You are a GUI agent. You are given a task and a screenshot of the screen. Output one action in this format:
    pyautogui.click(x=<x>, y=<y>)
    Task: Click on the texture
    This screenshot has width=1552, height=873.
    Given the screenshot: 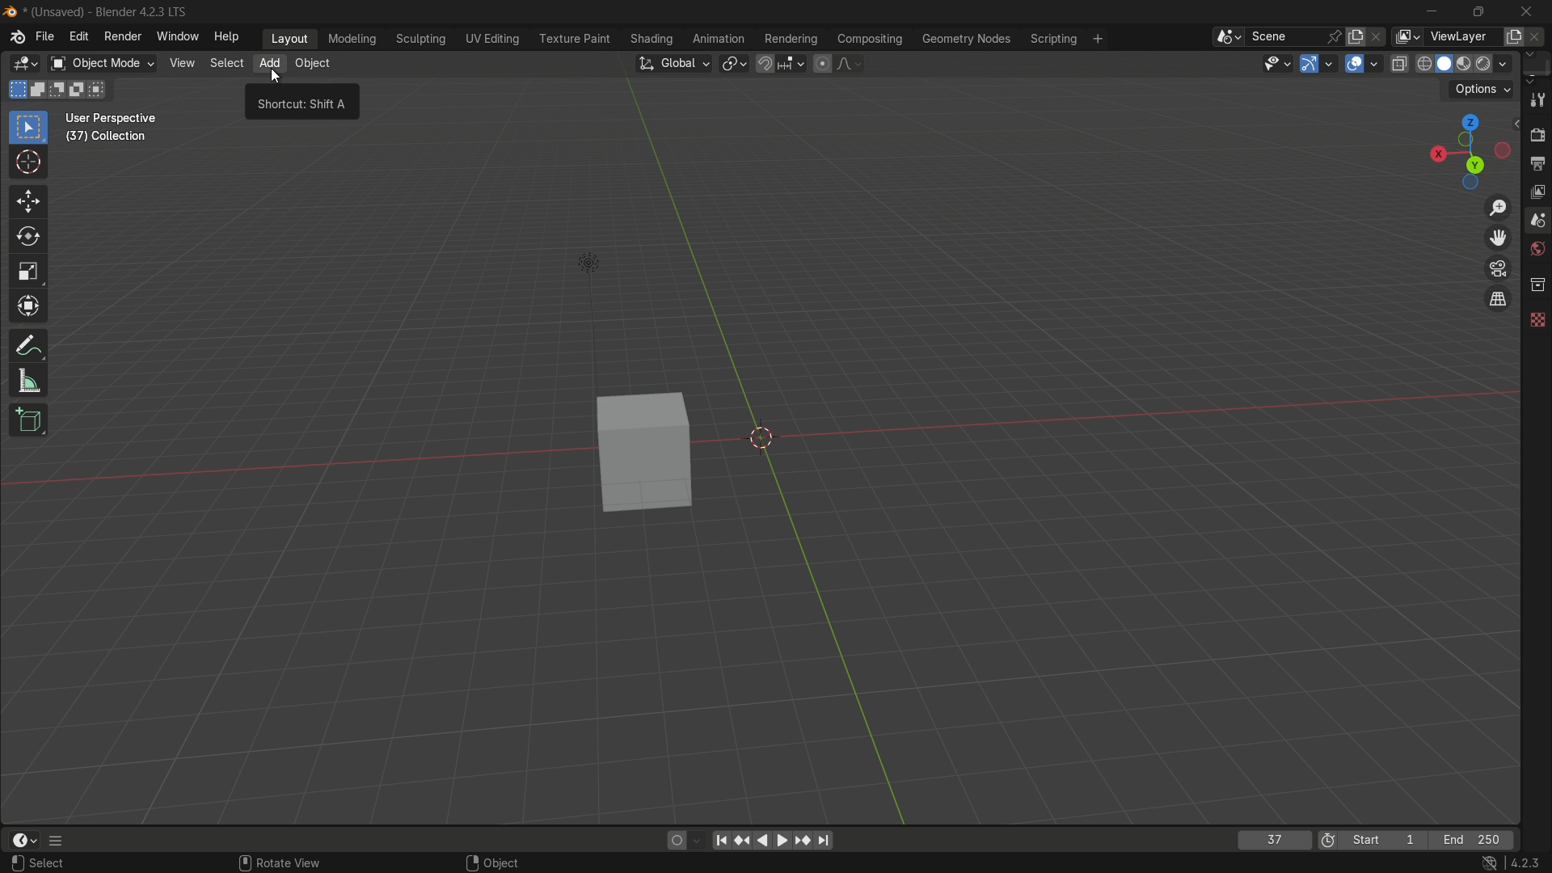 What is the action you would take?
    pyautogui.click(x=1537, y=320)
    